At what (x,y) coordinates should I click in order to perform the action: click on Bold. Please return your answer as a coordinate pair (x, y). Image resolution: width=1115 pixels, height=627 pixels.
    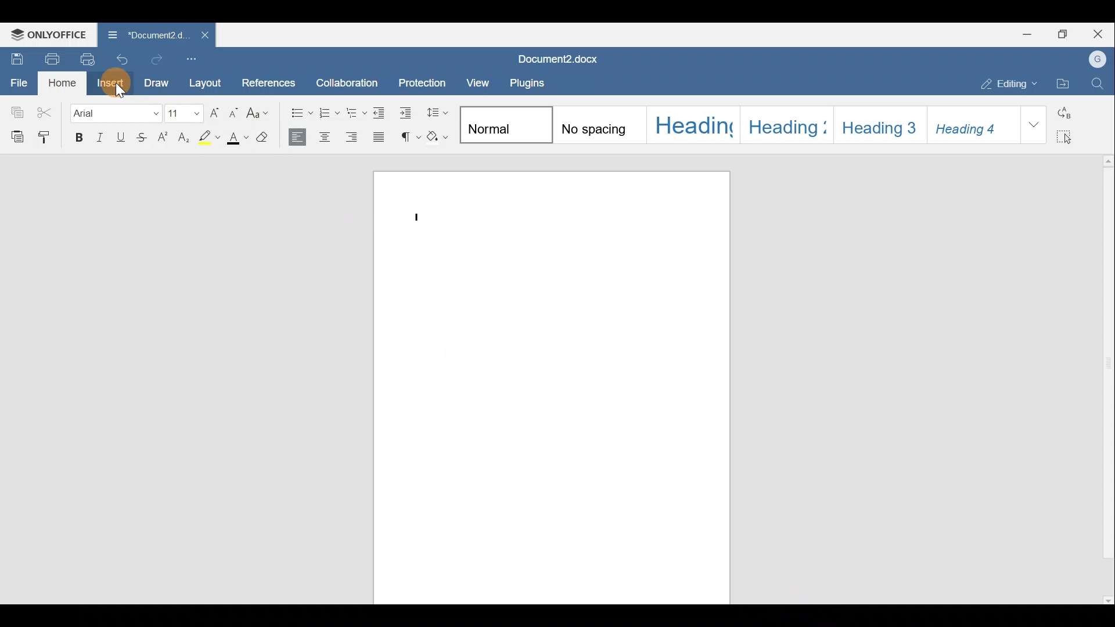
    Looking at the image, I should click on (80, 139).